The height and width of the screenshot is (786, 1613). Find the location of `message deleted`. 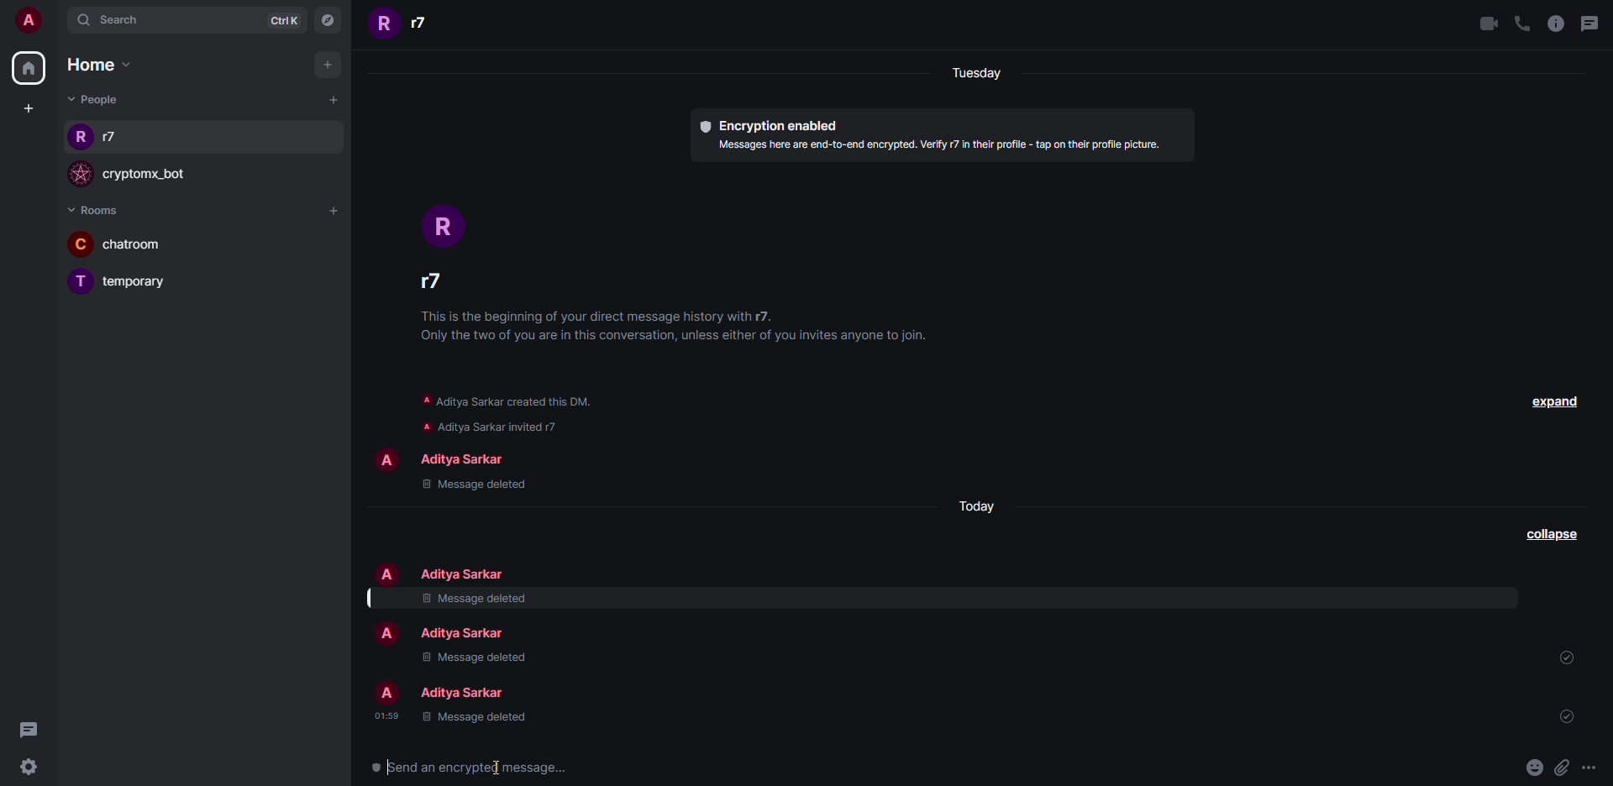

message deleted is located at coordinates (473, 485).